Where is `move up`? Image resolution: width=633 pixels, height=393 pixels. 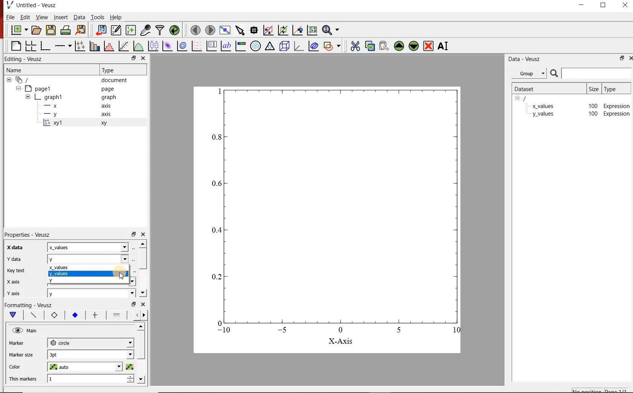 move up is located at coordinates (141, 327).